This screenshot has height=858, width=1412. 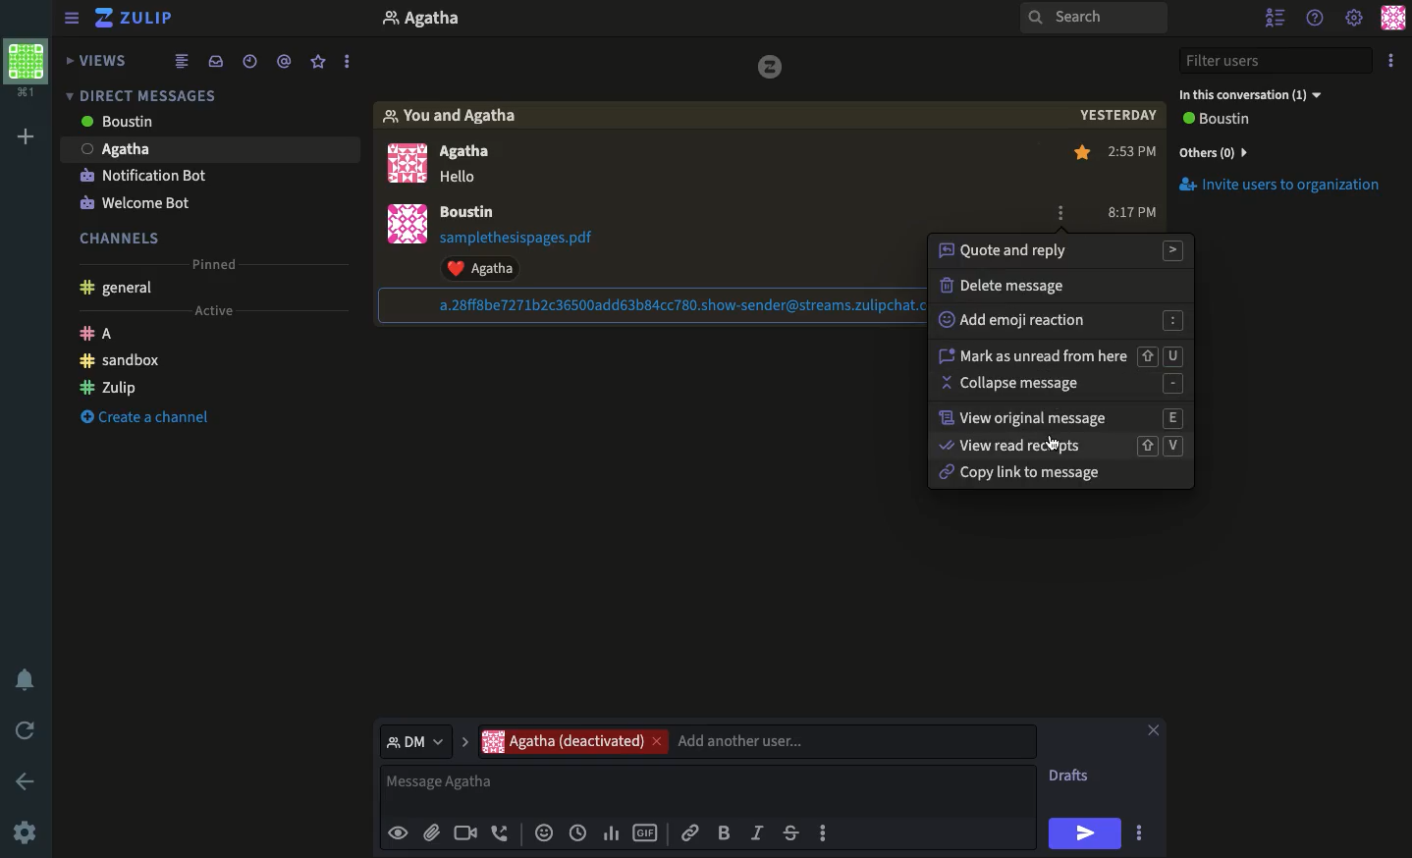 What do you see at coordinates (185, 60) in the screenshot?
I see `Feed` at bounding box center [185, 60].